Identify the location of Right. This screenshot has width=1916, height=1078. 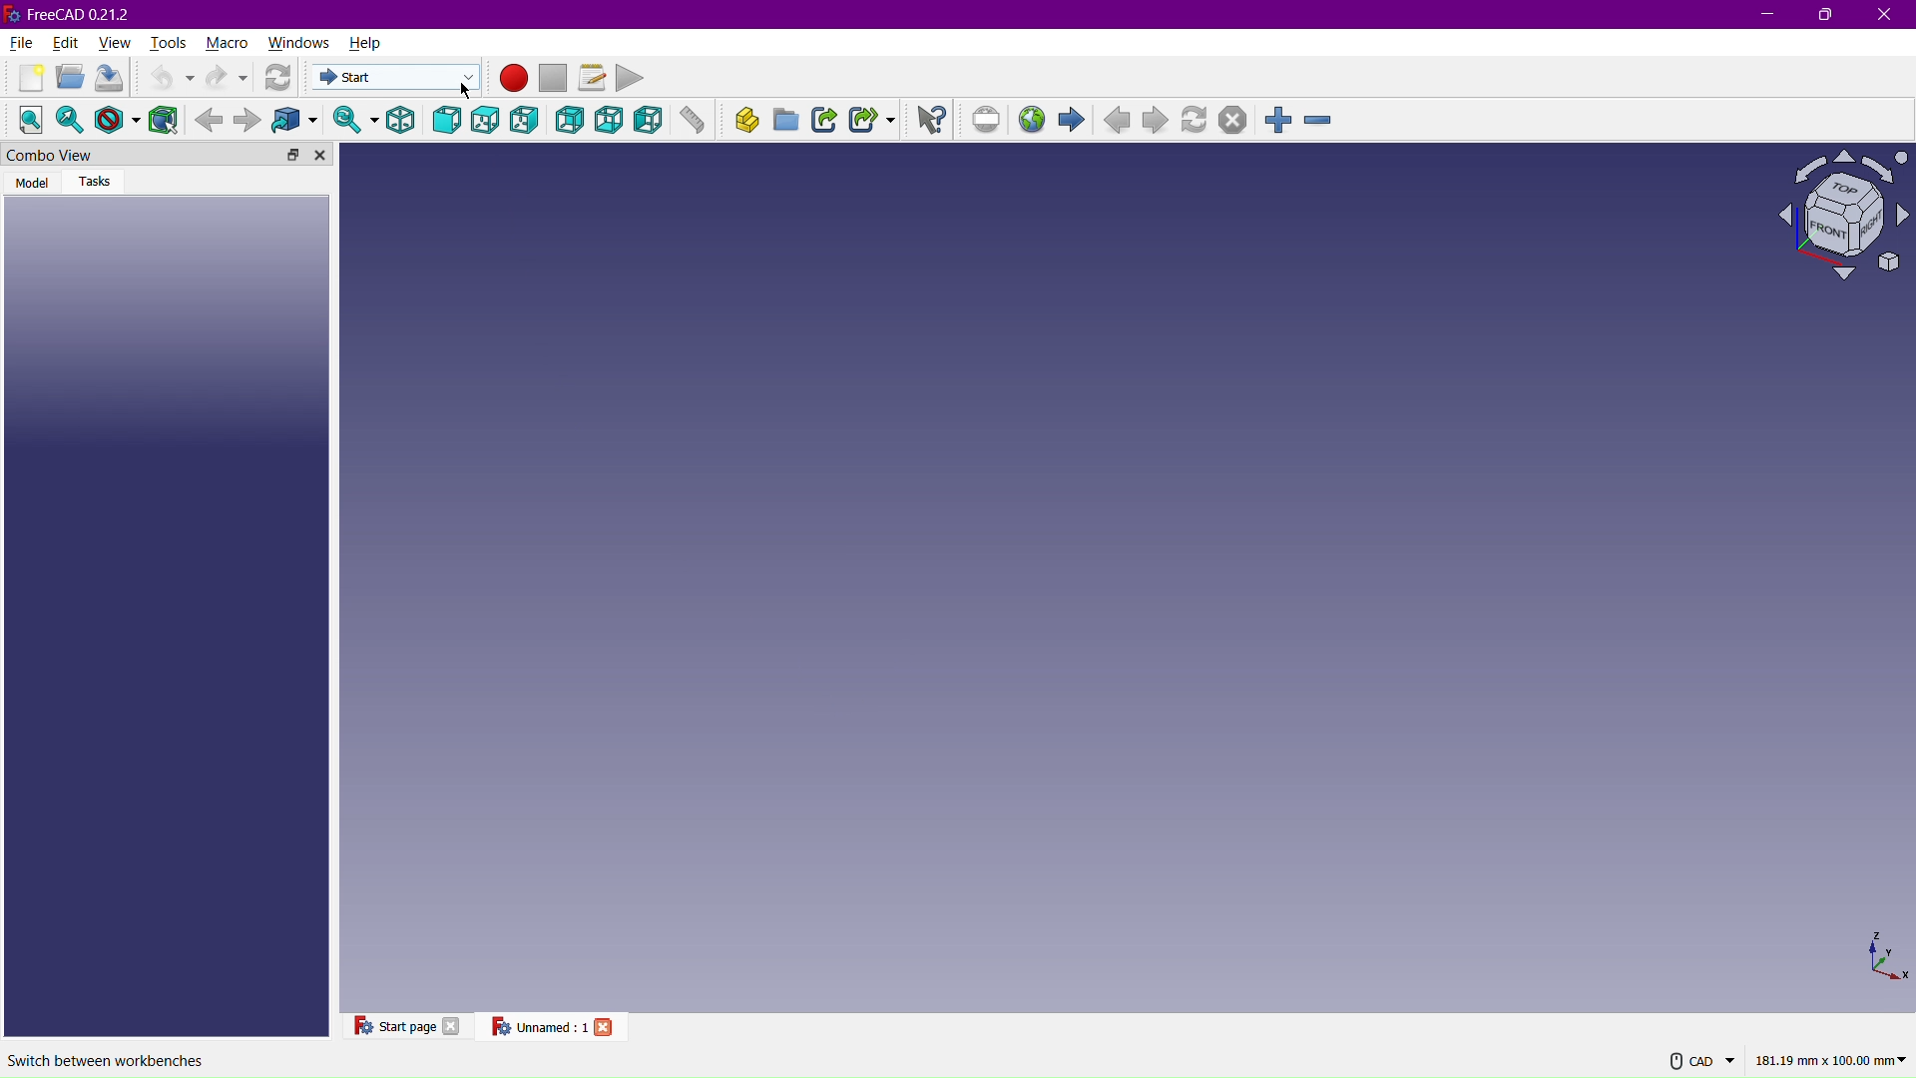
(526, 118).